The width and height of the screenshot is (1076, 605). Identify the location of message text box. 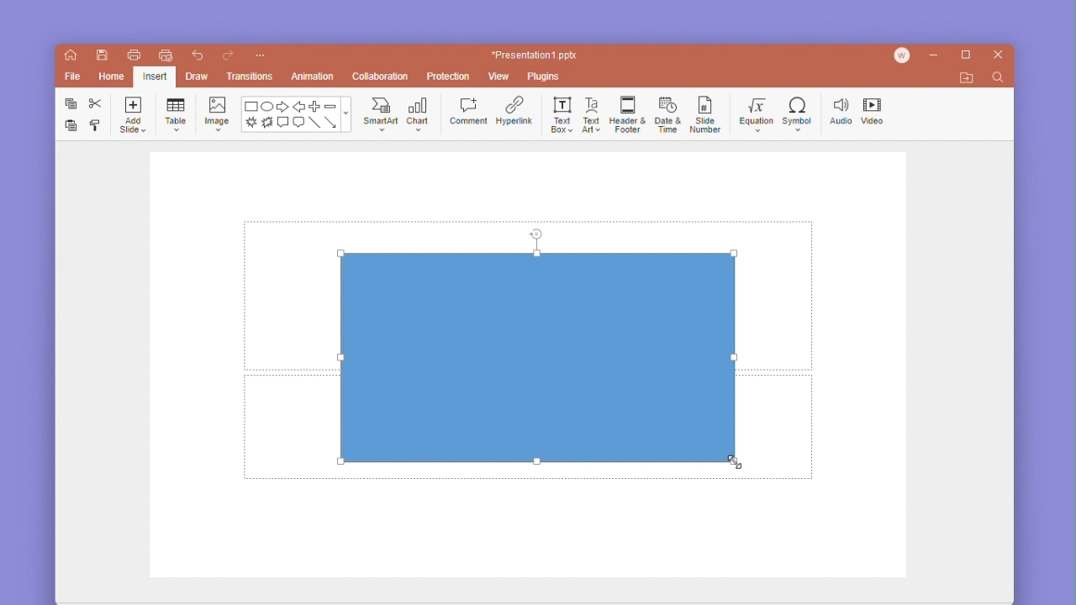
(298, 124).